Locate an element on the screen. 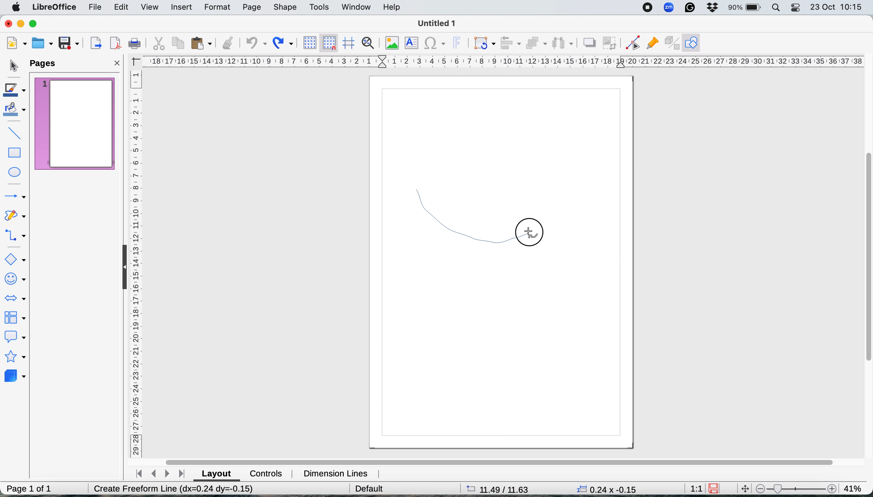 This screenshot has width=873, height=497. line color is located at coordinates (14, 89).